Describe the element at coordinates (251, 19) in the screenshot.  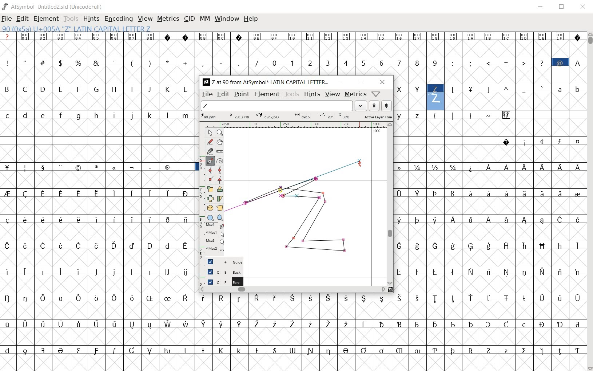
I see `help` at that location.